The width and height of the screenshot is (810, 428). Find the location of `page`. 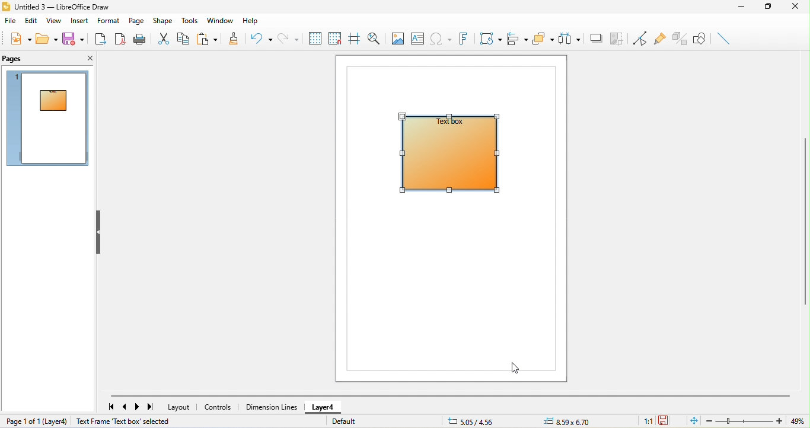

page is located at coordinates (135, 20).